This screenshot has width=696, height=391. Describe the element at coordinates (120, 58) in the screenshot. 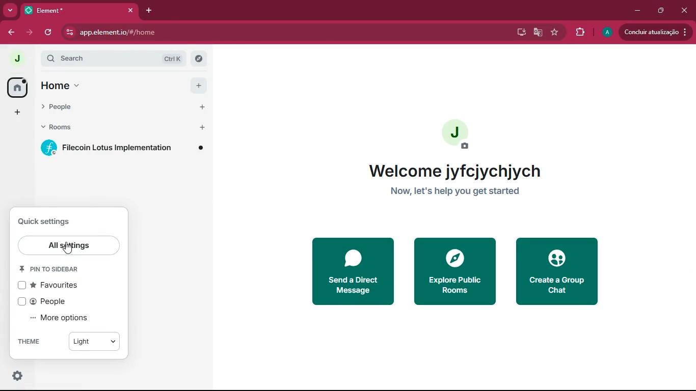

I see `search` at that location.